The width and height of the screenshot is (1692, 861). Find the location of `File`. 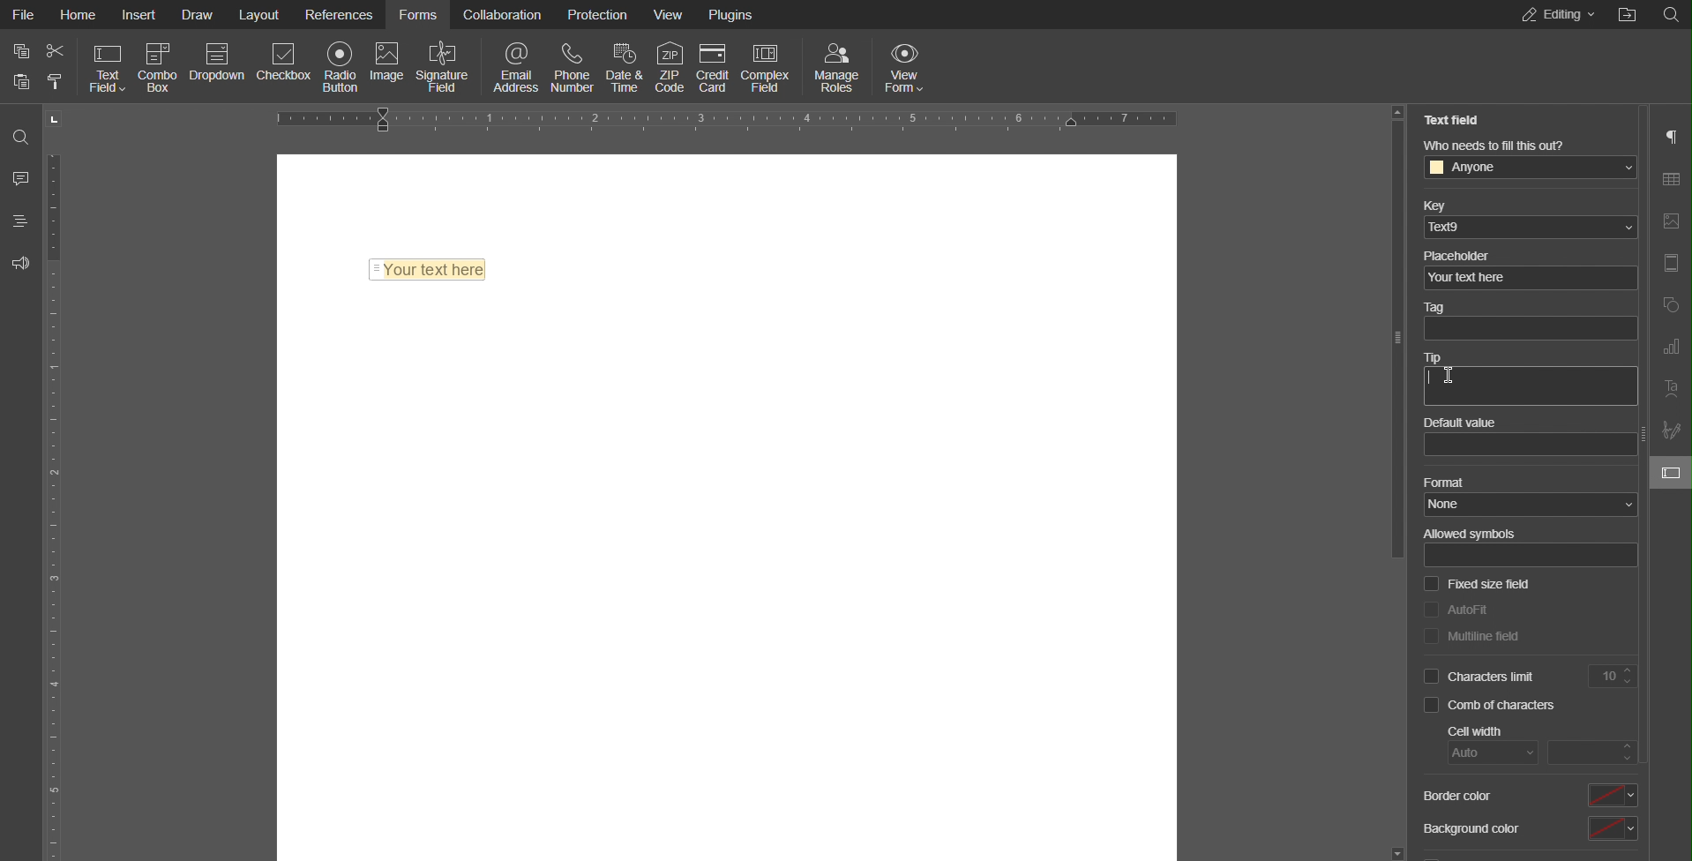

File is located at coordinates (25, 14).